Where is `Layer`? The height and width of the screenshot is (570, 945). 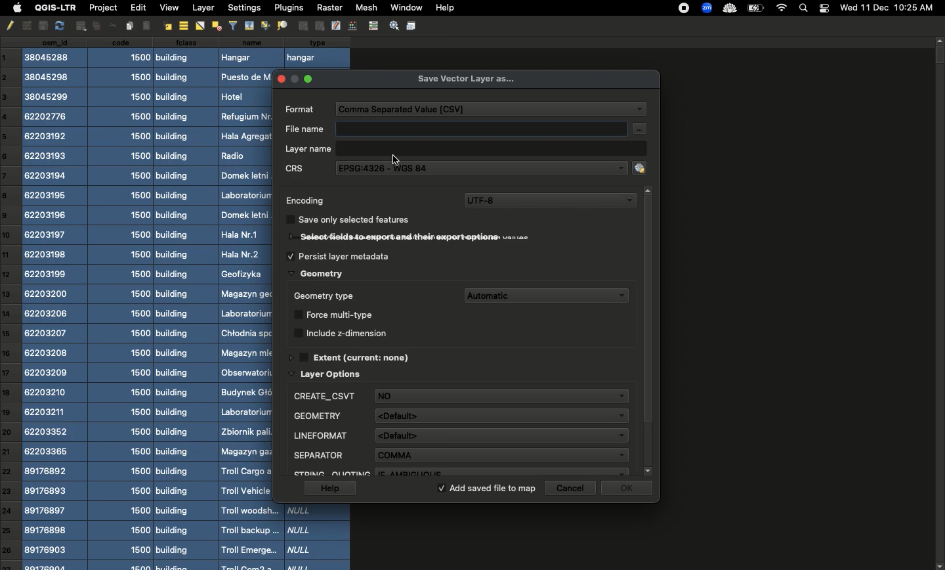
Layer is located at coordinates (203, 8).